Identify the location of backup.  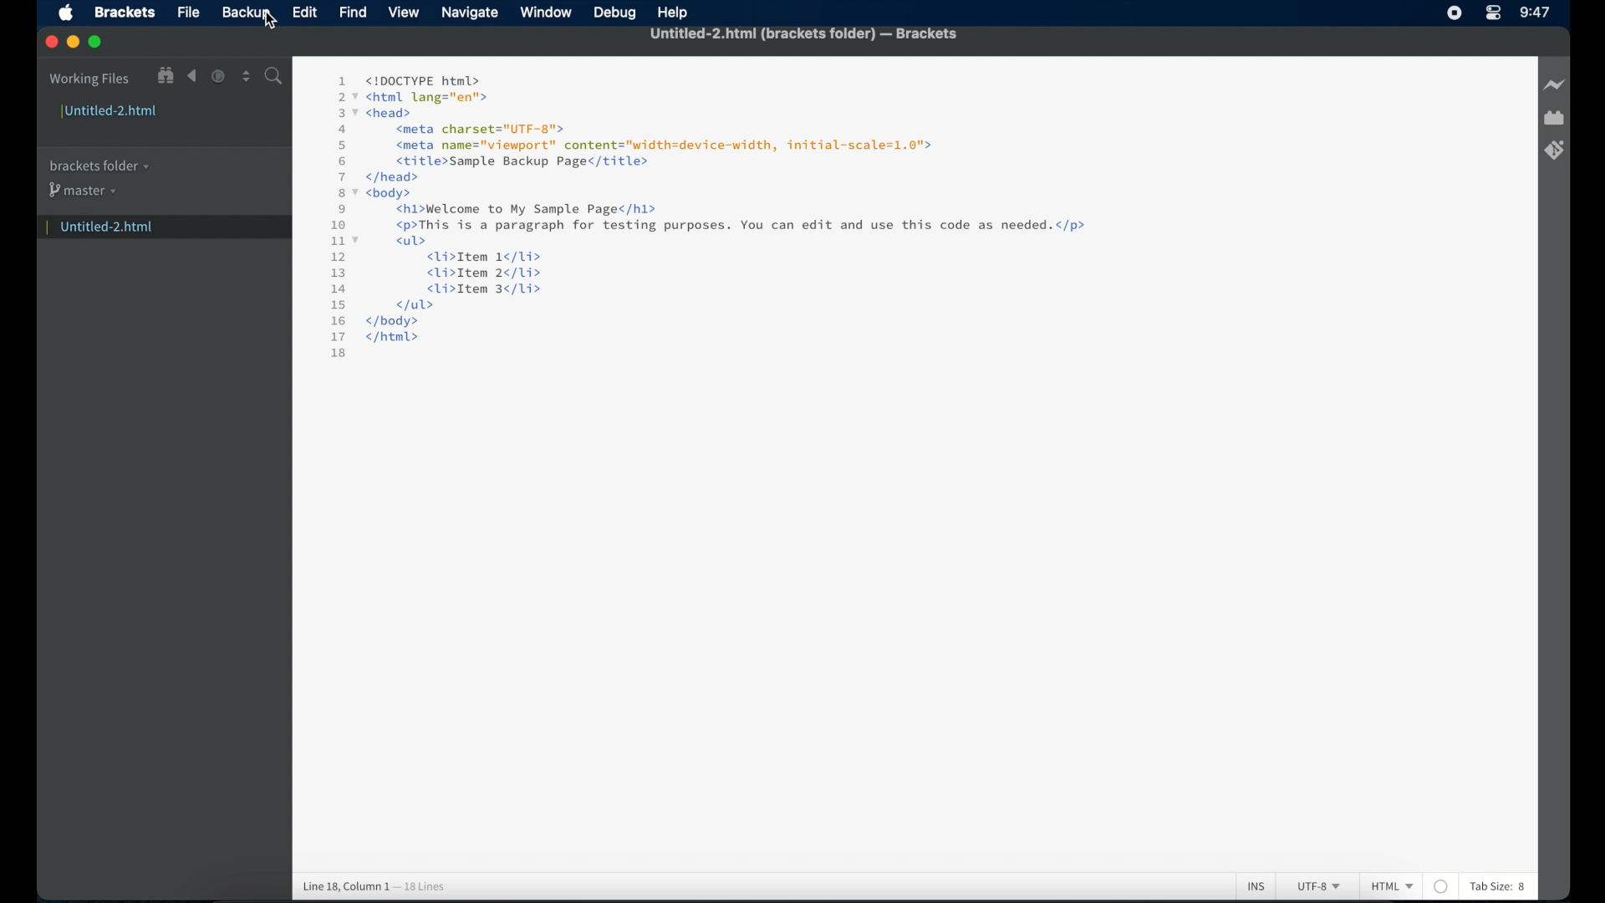
(246, 14).